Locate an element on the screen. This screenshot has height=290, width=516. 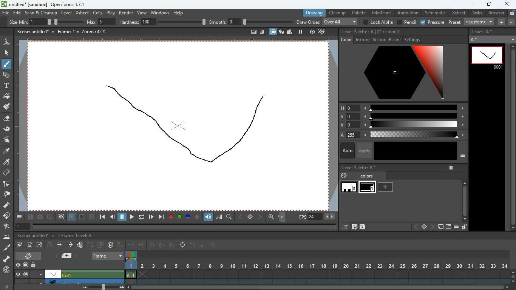
document is located at coordinates (68, 256).